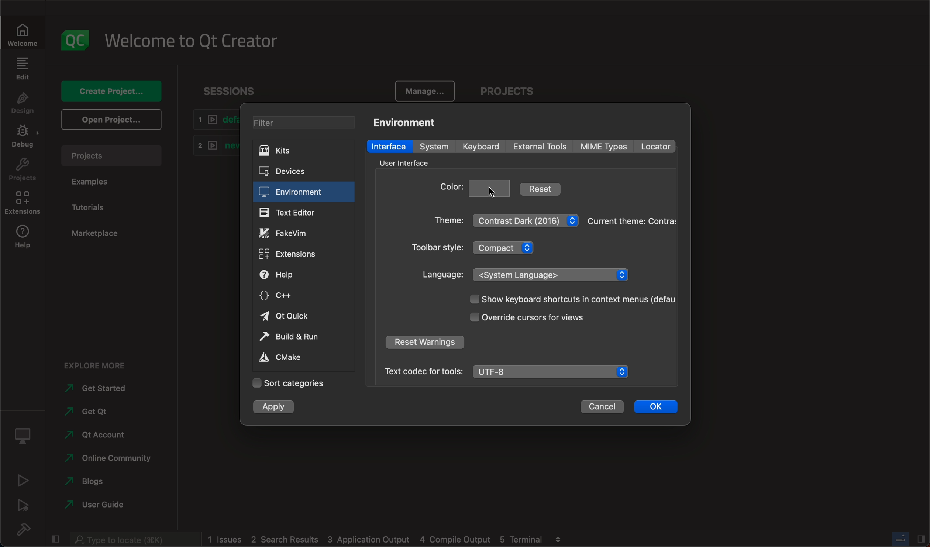  I want to click on cursor, so click(489, 192).